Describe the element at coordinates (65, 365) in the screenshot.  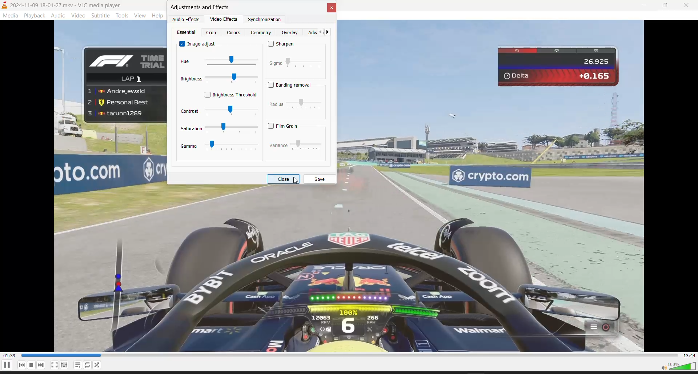
I see `settings` at that location.